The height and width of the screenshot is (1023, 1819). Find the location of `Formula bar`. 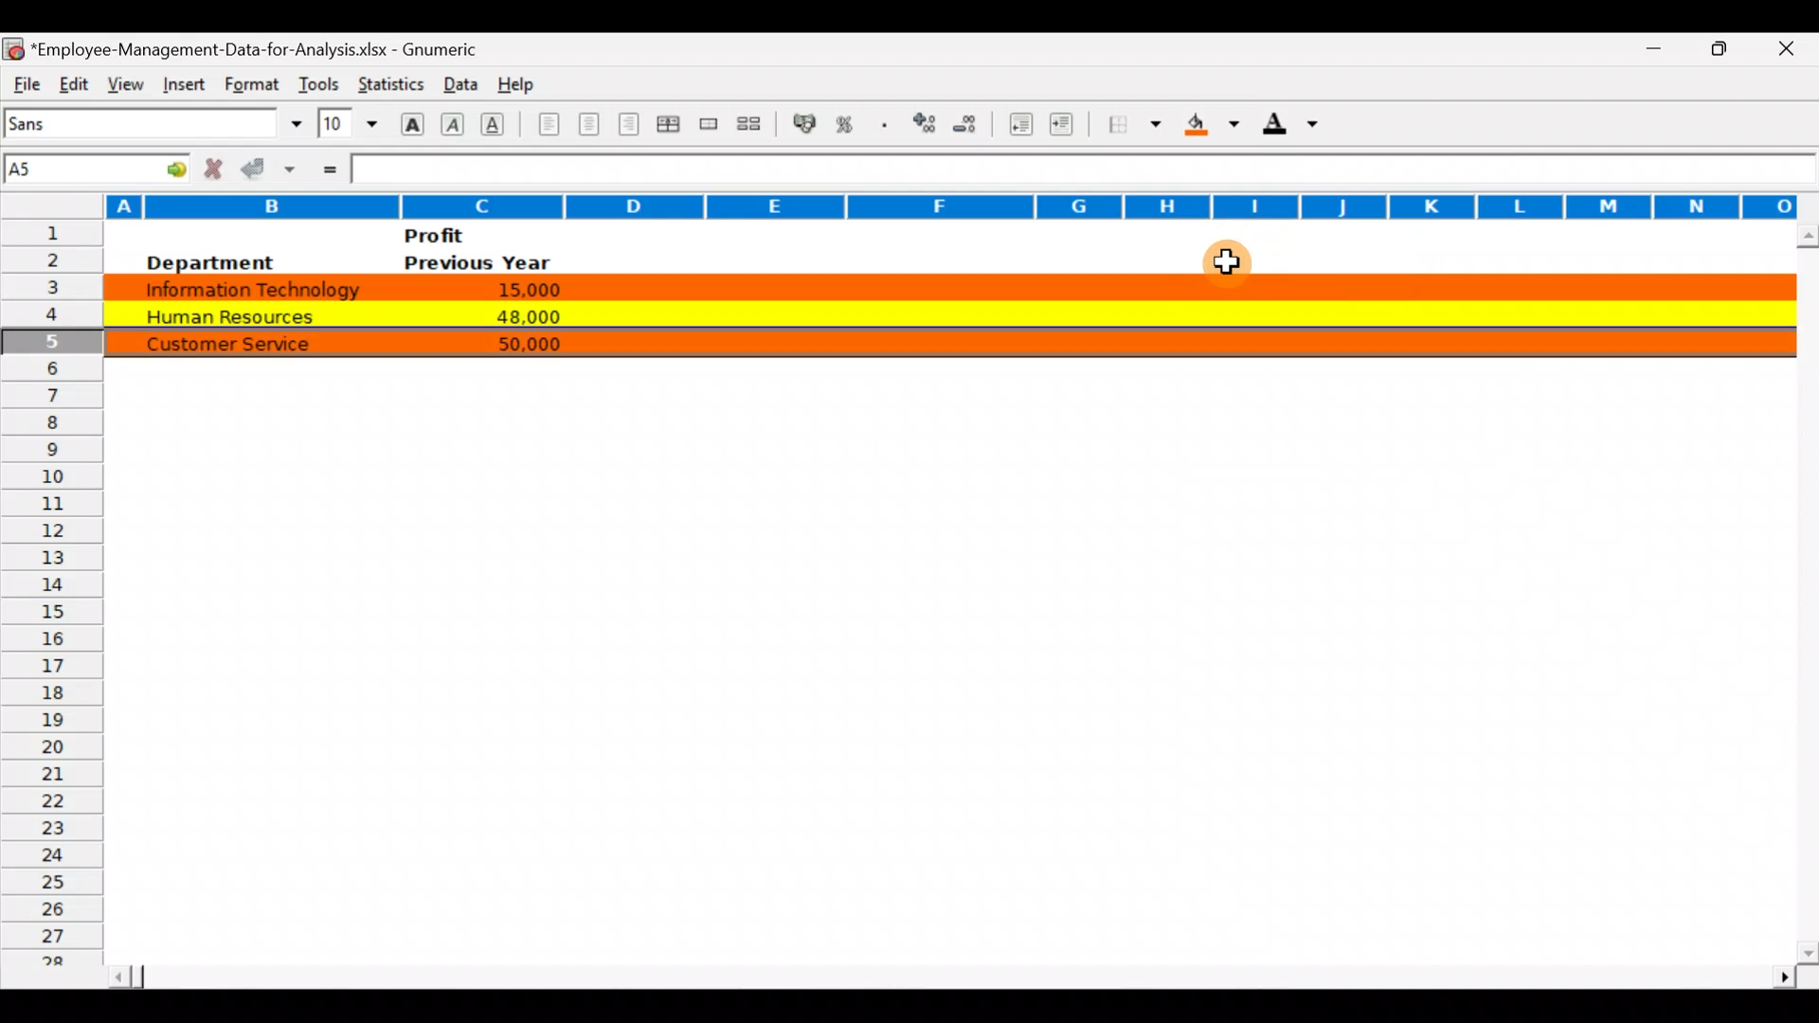

Formula bar is located at coordinates (1082, 170).